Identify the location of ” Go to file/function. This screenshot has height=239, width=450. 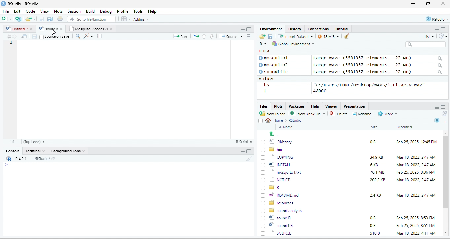
(92, 20).